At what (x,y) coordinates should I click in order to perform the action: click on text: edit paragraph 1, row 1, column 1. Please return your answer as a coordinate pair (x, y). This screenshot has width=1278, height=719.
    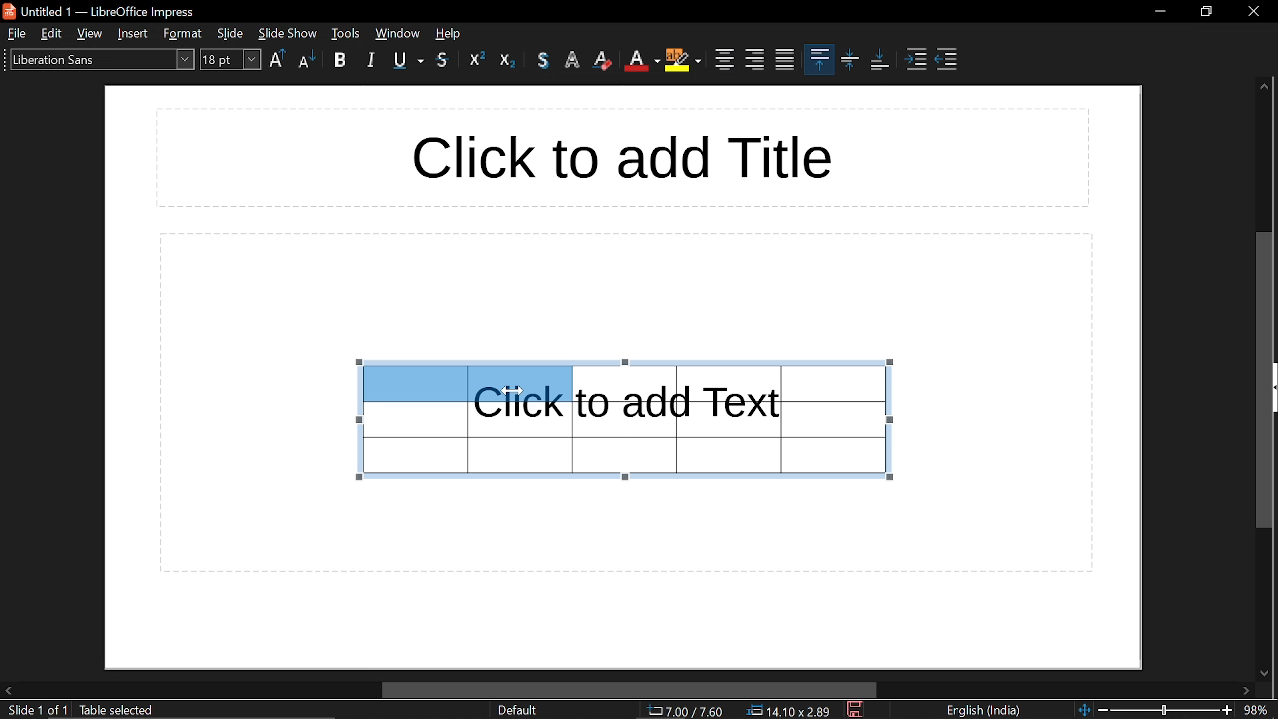
    Looking at the image, I should click on (186, 711).